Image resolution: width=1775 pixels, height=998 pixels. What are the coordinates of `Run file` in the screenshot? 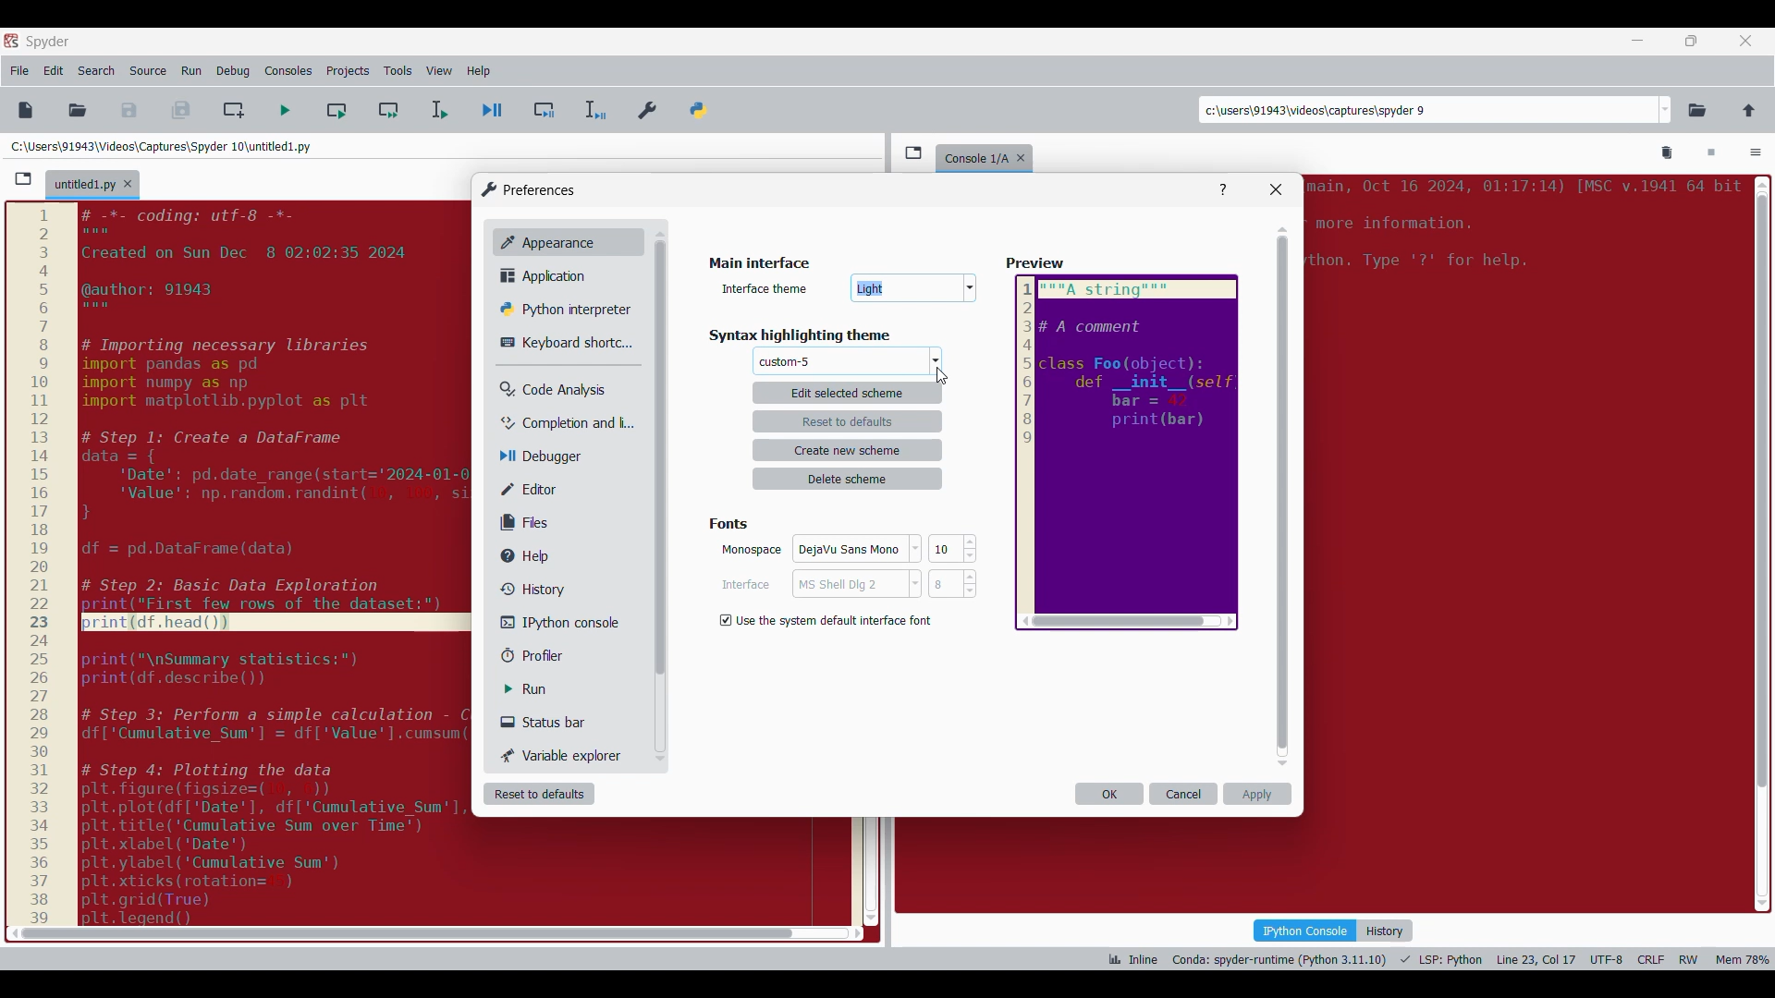 It's located at (285, 110).